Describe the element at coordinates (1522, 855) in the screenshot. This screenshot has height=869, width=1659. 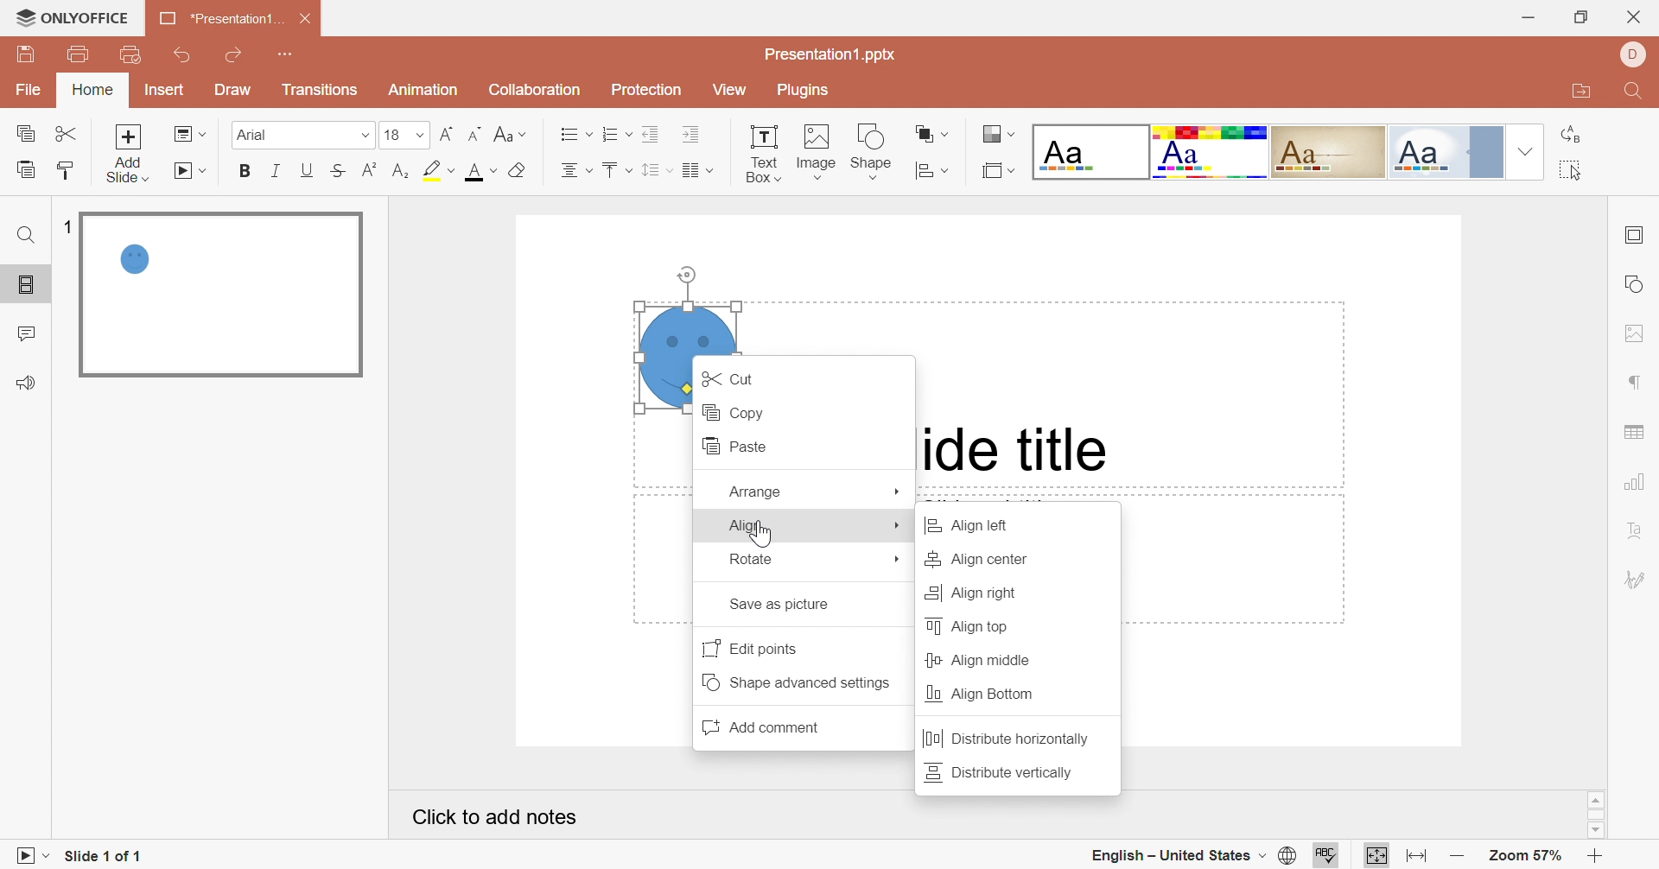
I see `Zoom 57%` at that location.